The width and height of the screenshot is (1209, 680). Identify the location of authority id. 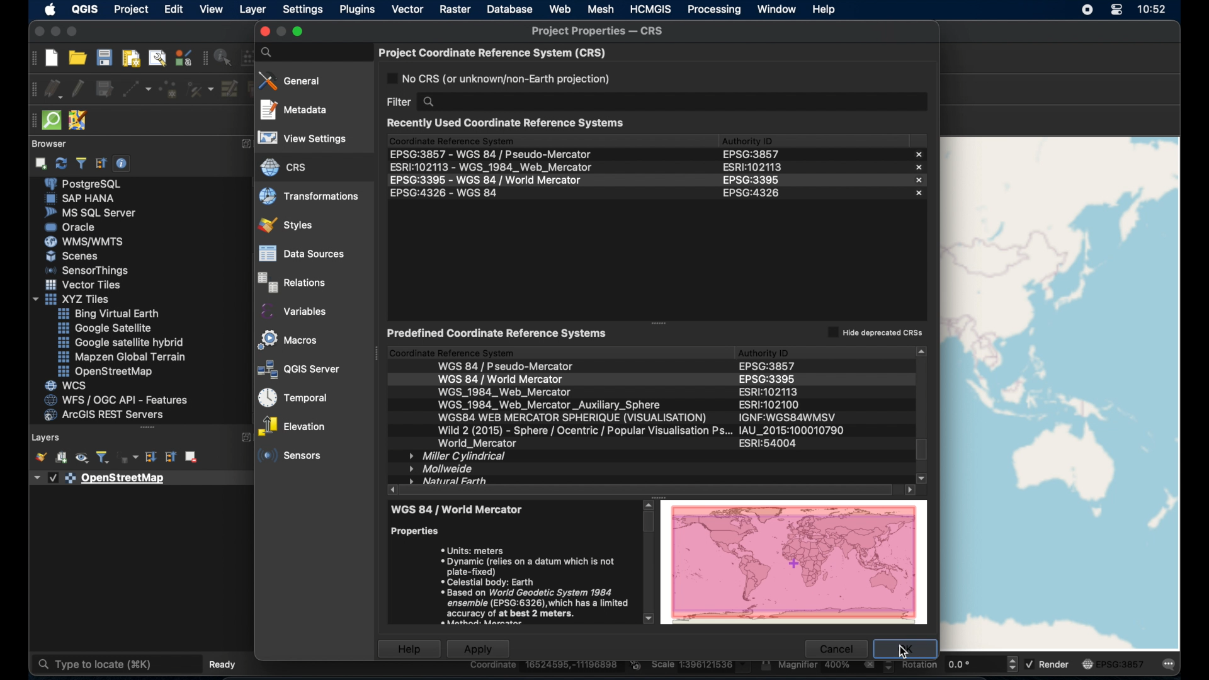
(771, 405).